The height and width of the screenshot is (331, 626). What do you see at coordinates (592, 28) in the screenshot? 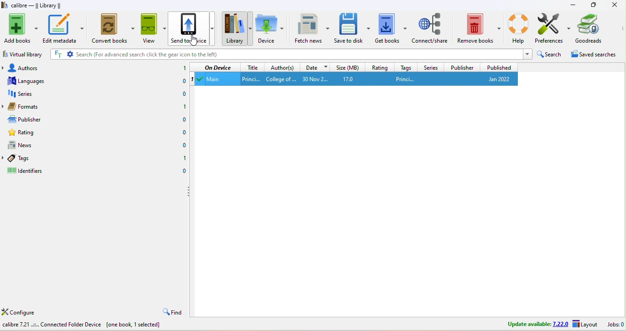
I see `goodreads` at bounding box center [592, 28].